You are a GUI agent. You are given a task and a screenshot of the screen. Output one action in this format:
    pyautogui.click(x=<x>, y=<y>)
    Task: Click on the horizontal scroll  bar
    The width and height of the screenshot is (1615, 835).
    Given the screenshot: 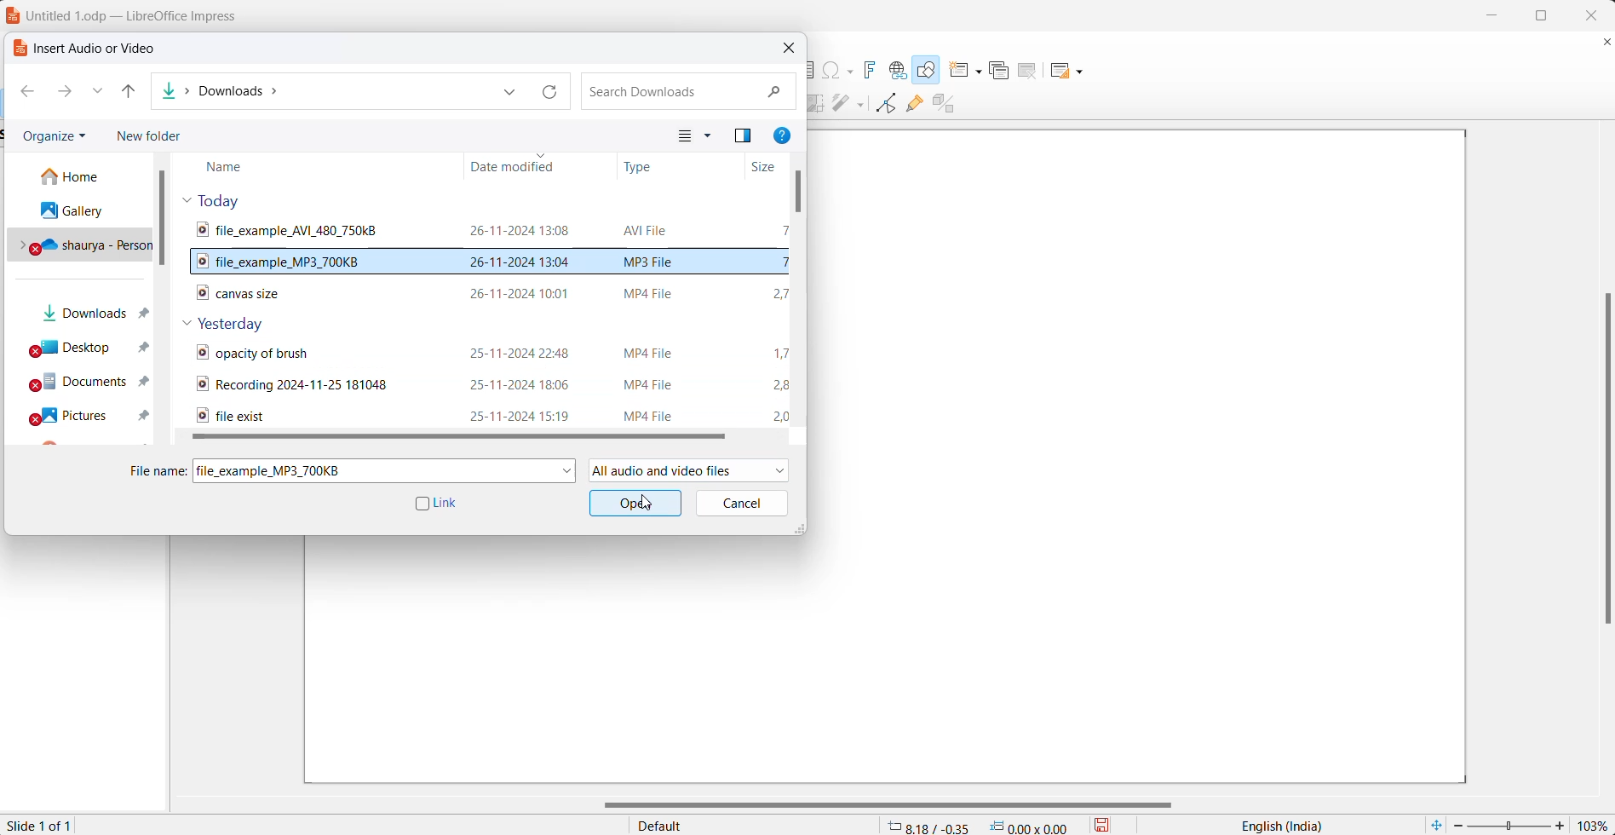 What is the action you would take?
    pyautogui.click(x=890, y=805)
    